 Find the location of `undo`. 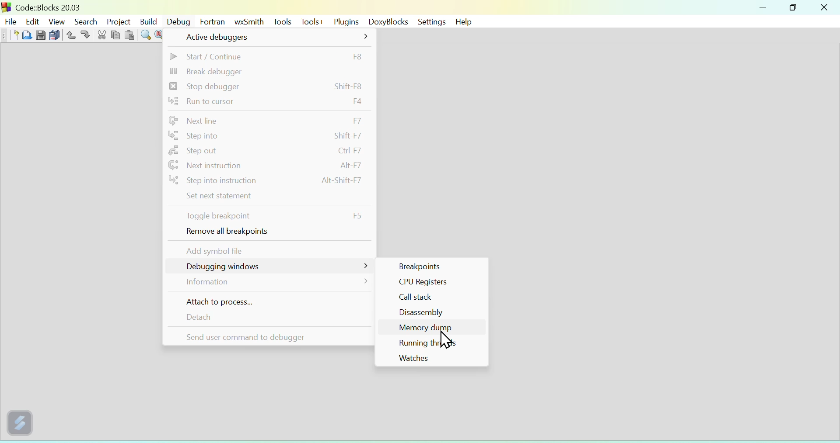

undo is located at coordinates (69, 35).